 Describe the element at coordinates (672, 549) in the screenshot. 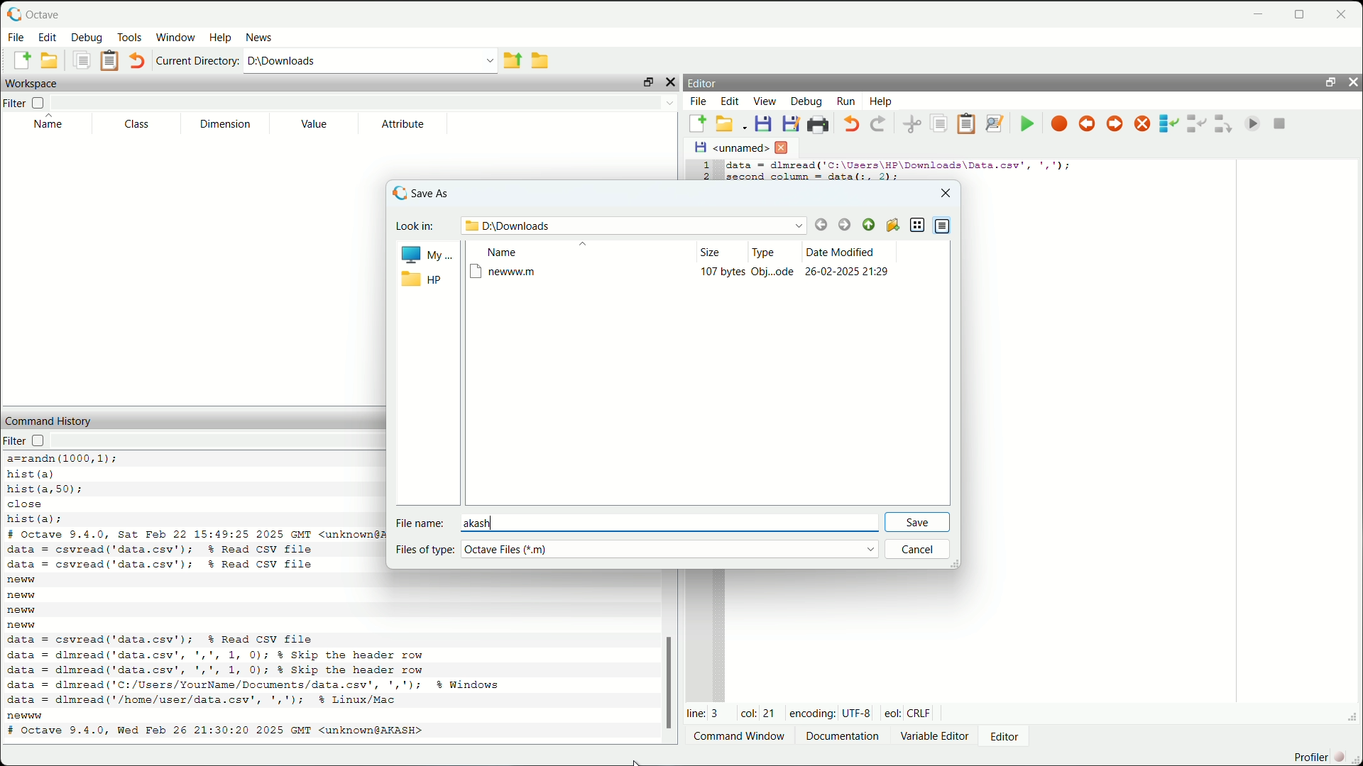

I see `select file type` at that location.